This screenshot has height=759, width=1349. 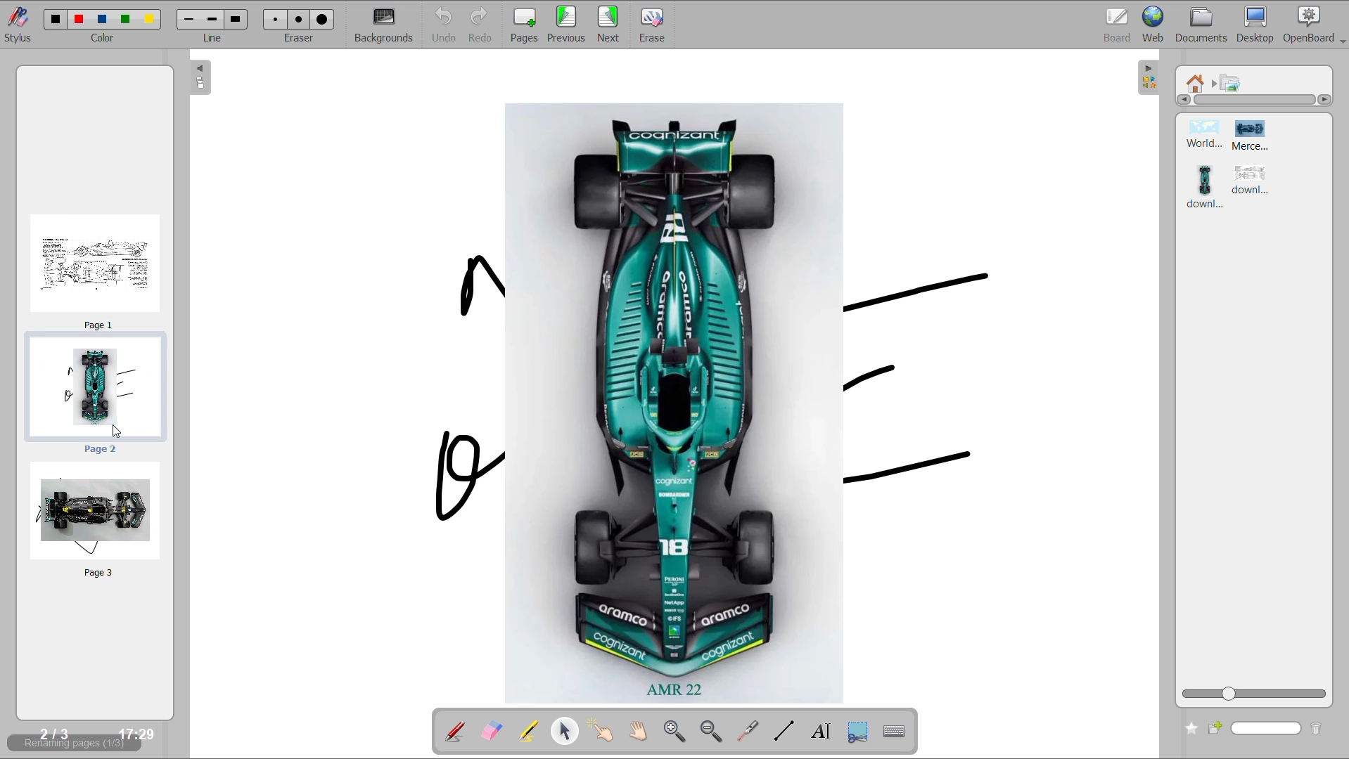 I want to click on interact with items, so click(x=603, y=731).